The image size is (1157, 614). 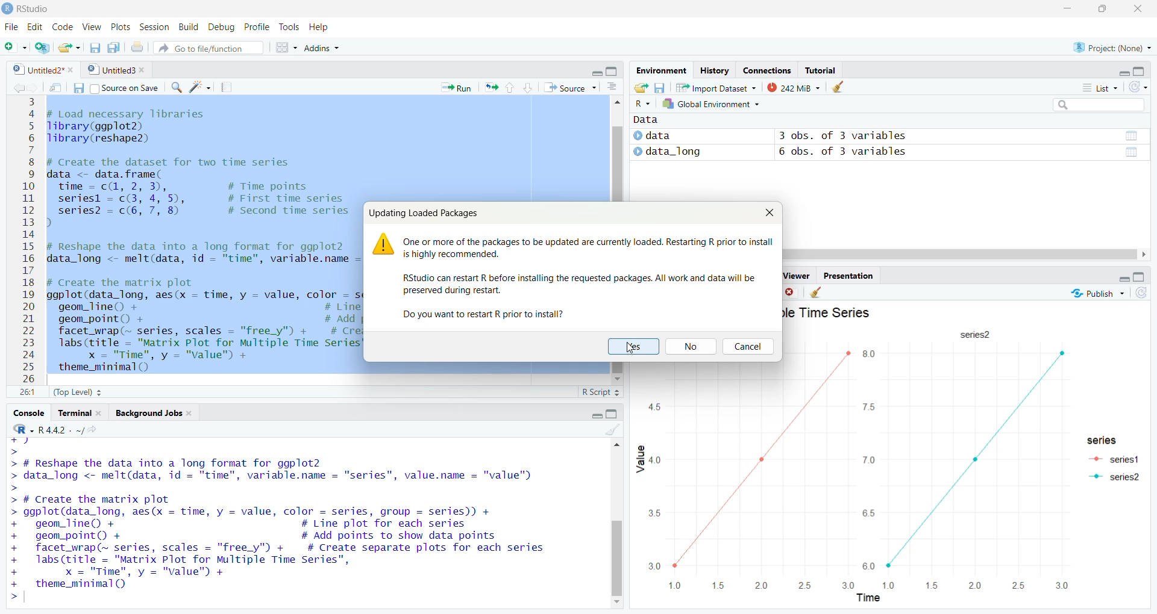 What do you see at coordinates (821, 70) in the screenshot?
I see `Tutorial` at bounding box center [821, 70].